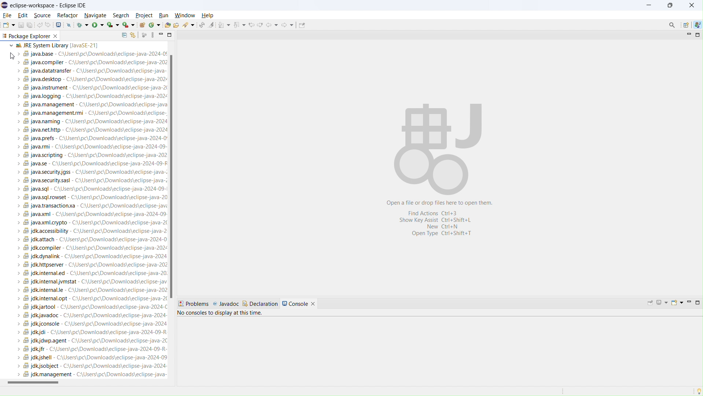 This screenshot has width=703, height=396. I want to click on save all, so click(30, 25).